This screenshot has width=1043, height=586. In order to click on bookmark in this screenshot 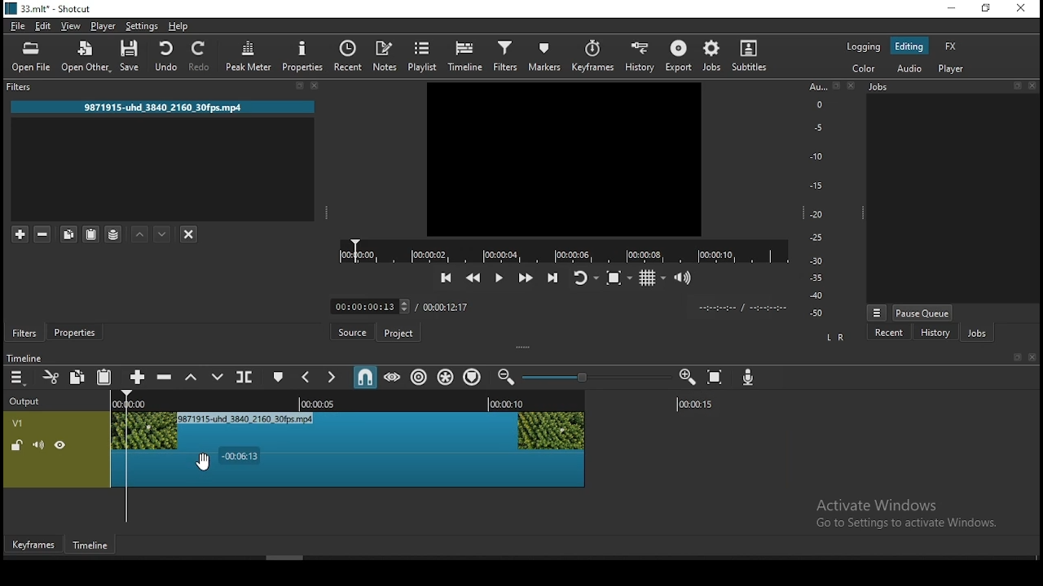, I will do `click(296, 85)`.